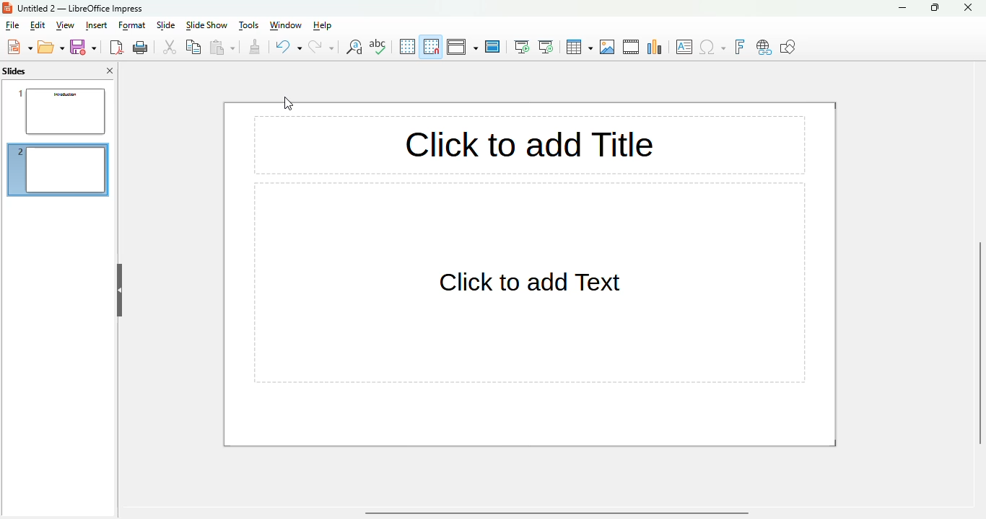 This screenshot has height=519, width=986. Describe the element at coordinates (255, 47) in the screenshot. I see `clone formatting` at that location.